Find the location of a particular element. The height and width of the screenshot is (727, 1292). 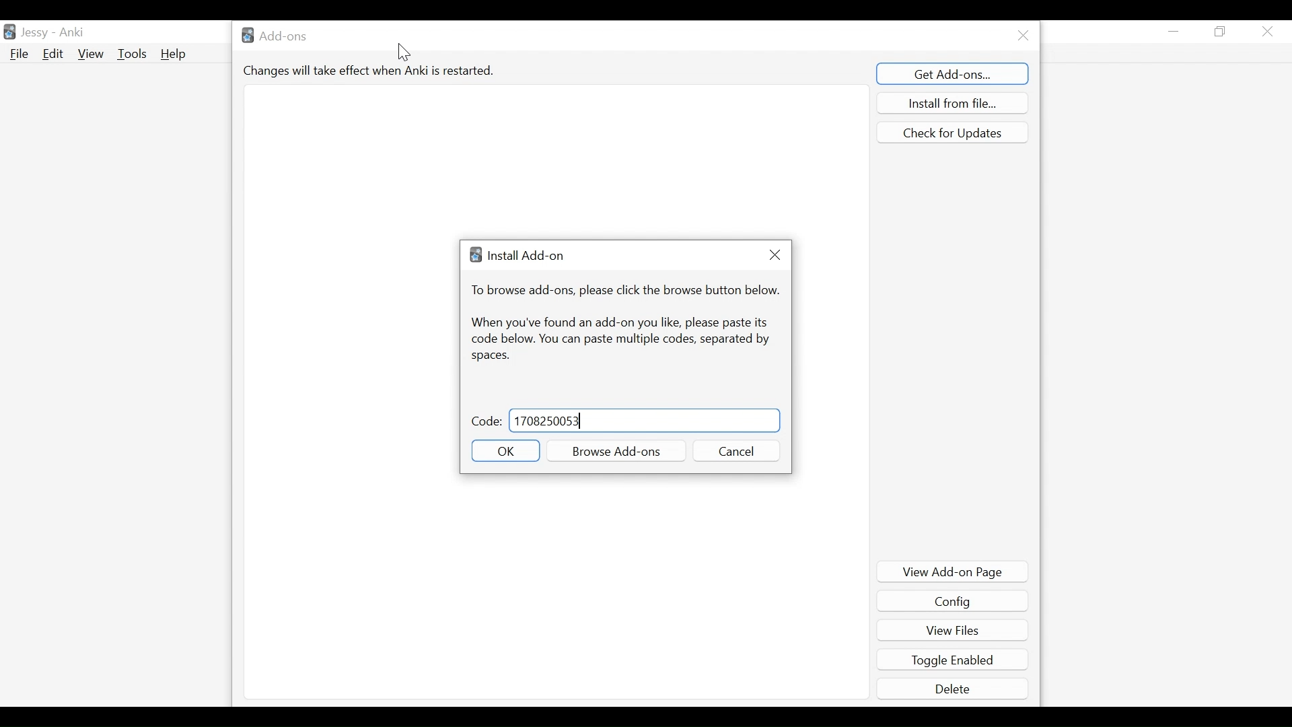

User Name is located at coordinates (54, 31).